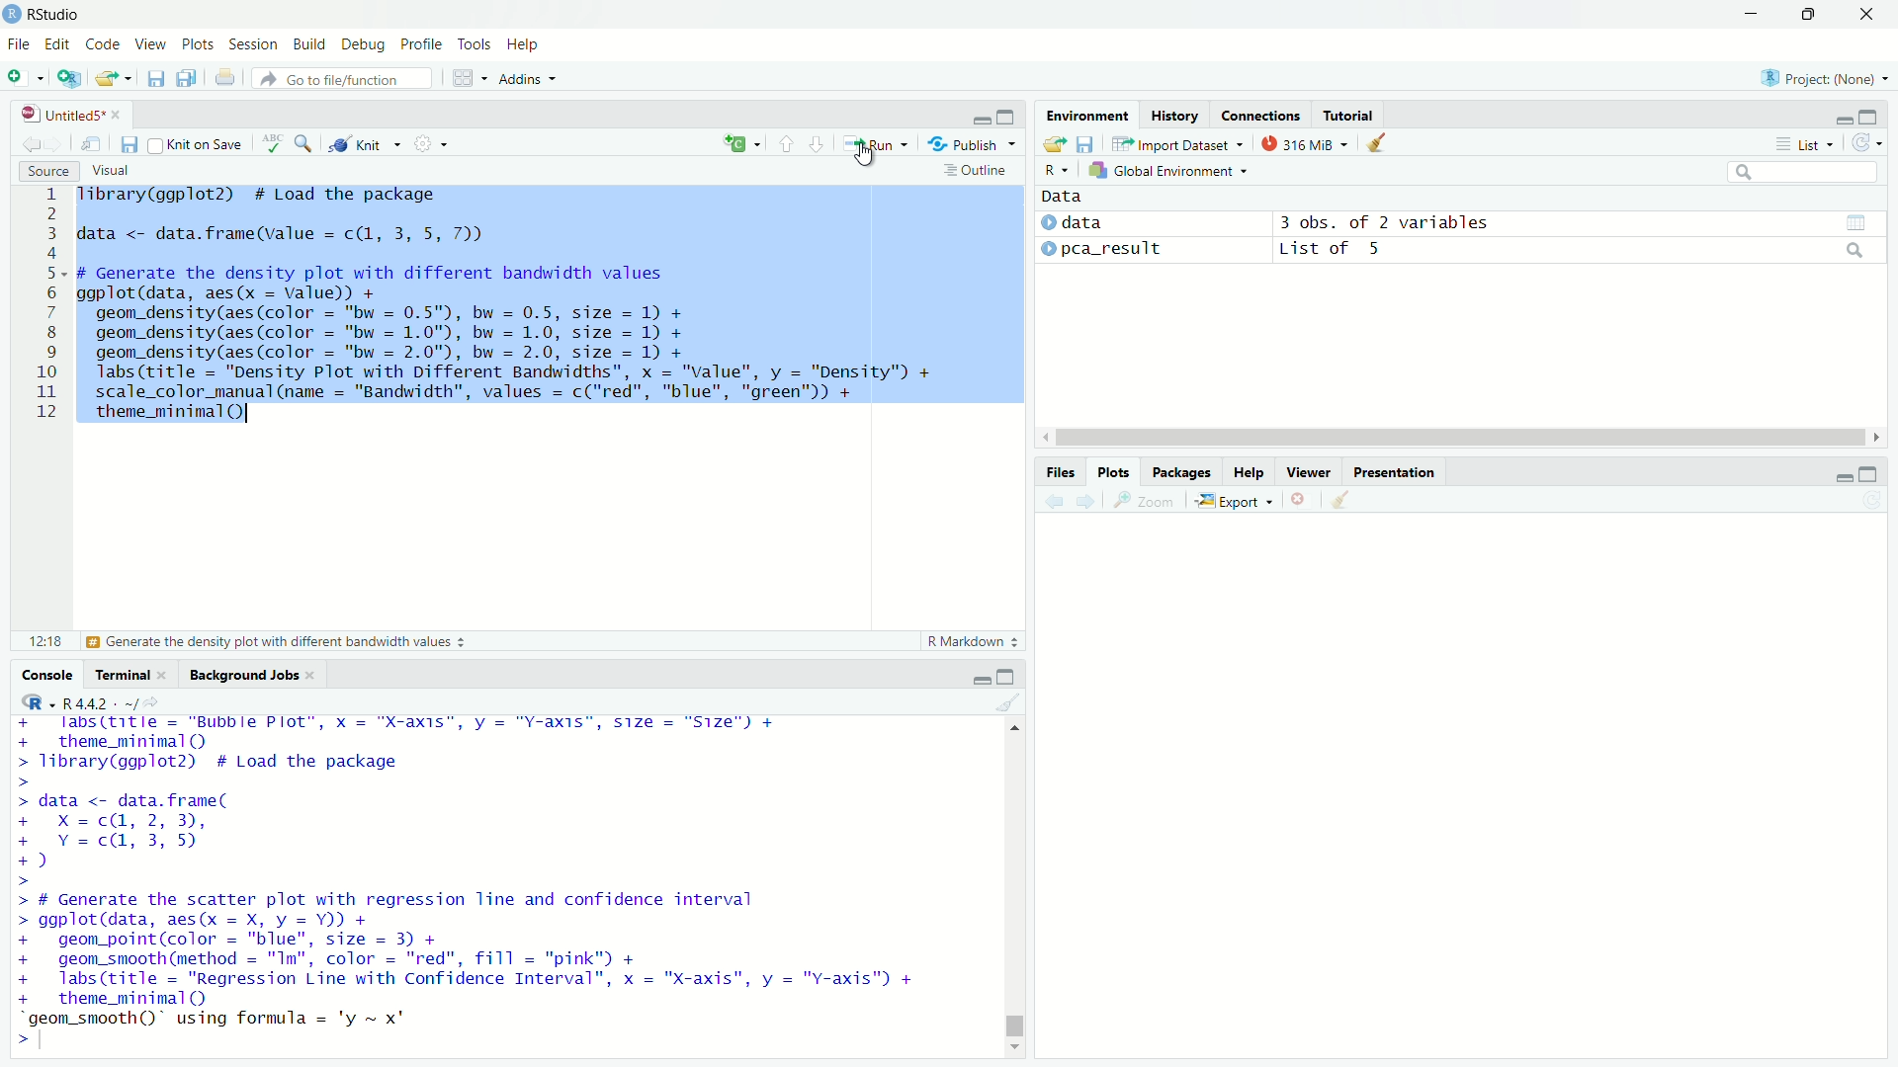 Image resolution: width=1898 pixels, height=1067 pixels. What do you see at coordinates (1823, 76) in the screenshot?
I see `Project: (None)` at bounding box center [1823, 76].